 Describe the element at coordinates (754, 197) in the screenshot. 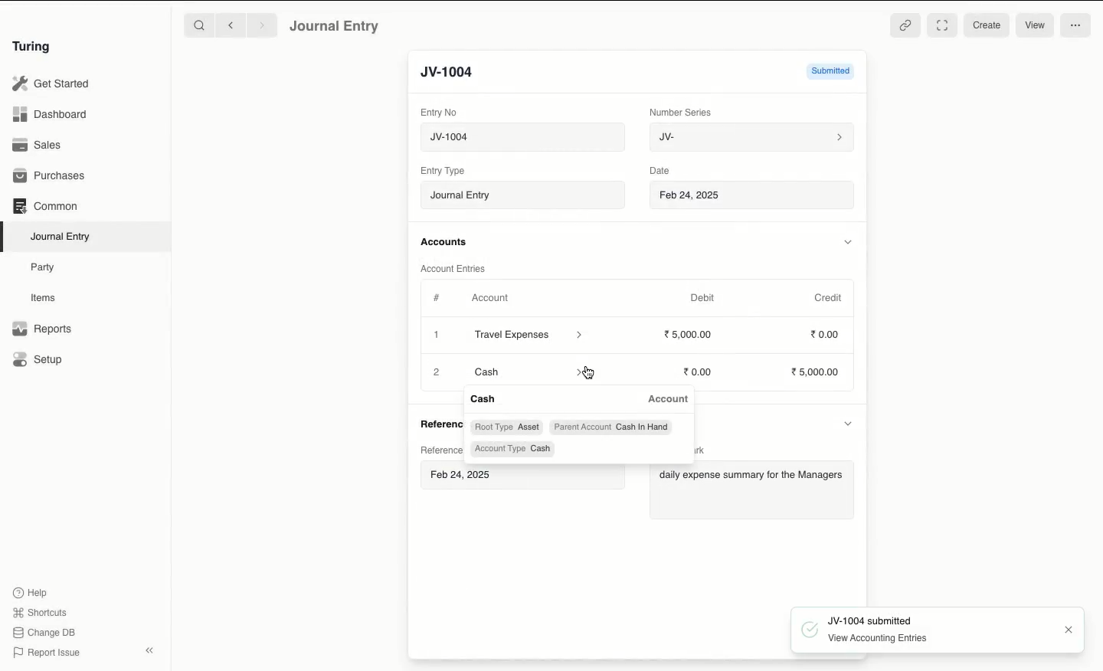

I see `Feb 24, 2025` at that location.